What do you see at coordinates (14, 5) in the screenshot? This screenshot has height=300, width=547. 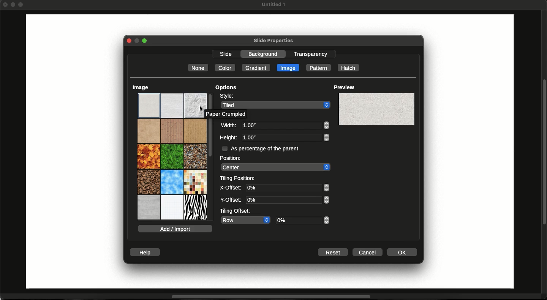 I see `Minimize` at bounding box center [14, 5].